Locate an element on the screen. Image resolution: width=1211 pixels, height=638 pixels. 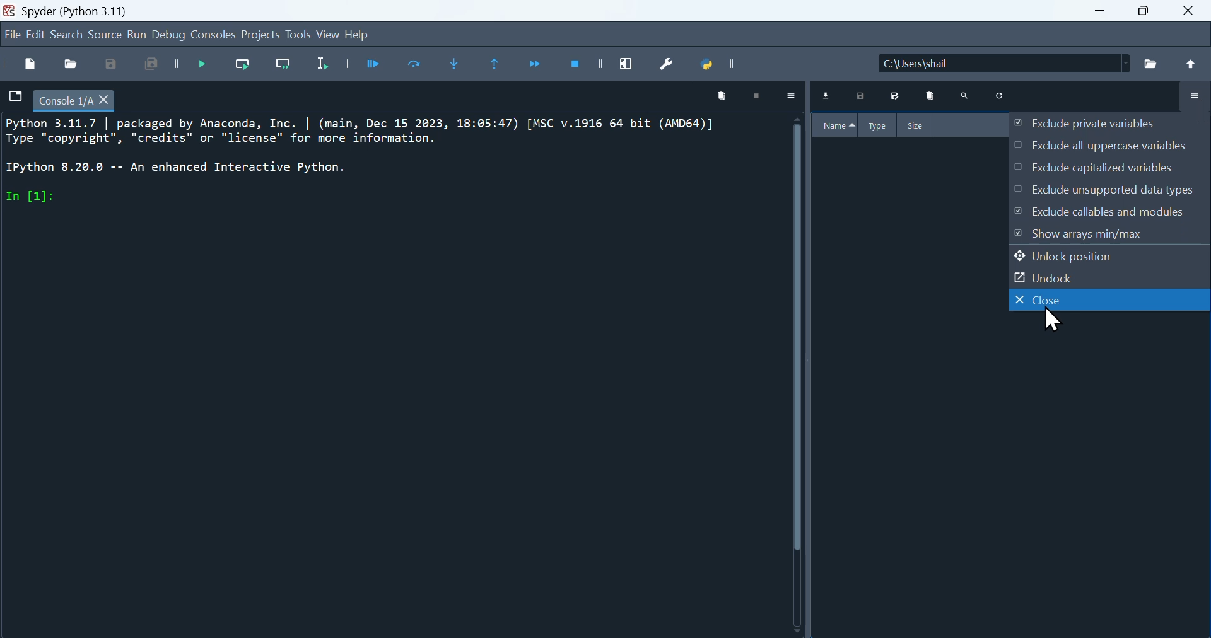
Preferences is located at coordinates (673, 66).